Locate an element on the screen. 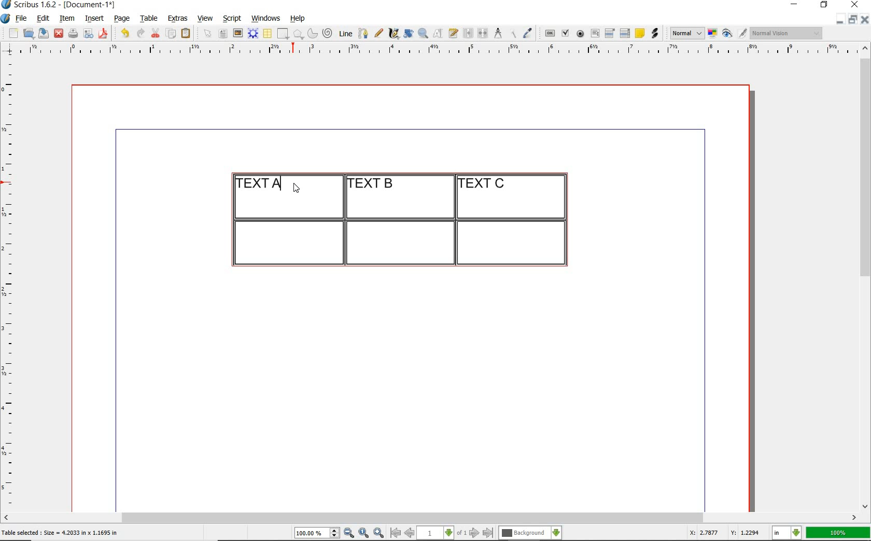 The image size is (871, 541). zoom in or zoom out is located at coordinates (423, 33).